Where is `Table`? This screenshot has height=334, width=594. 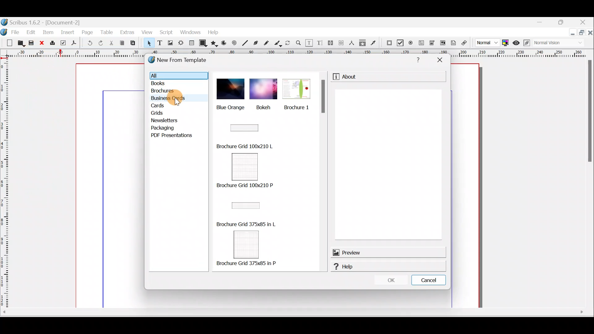 Table is located at coordinates (108, 32).